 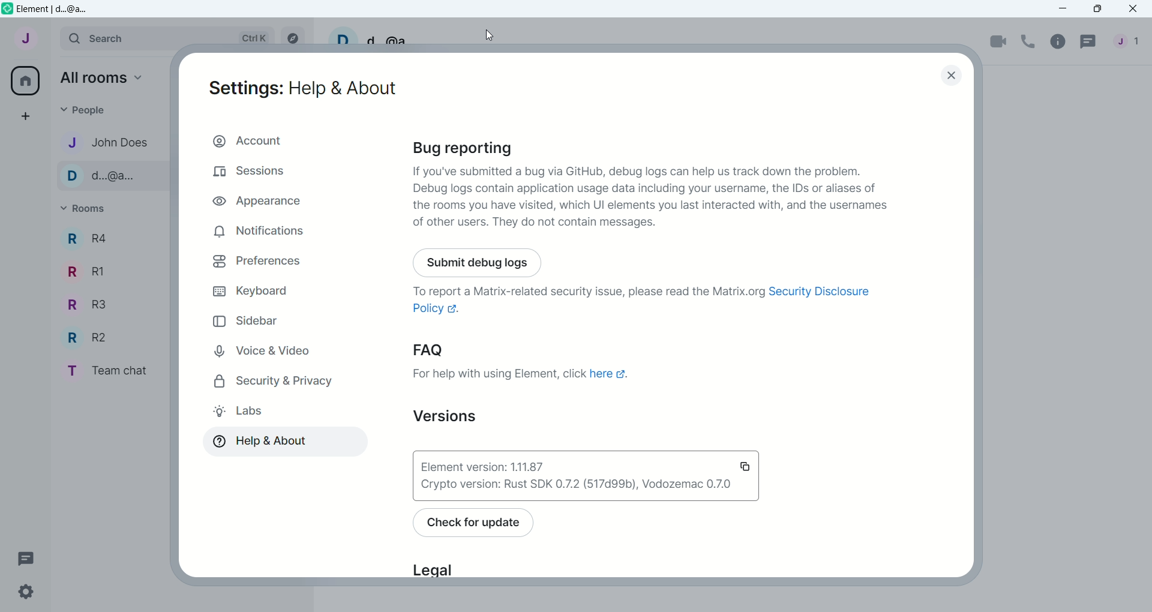 What do you see at coordinates (97, 78) in the screenshot?
I see `Home options` at bounding box center [97, 78].